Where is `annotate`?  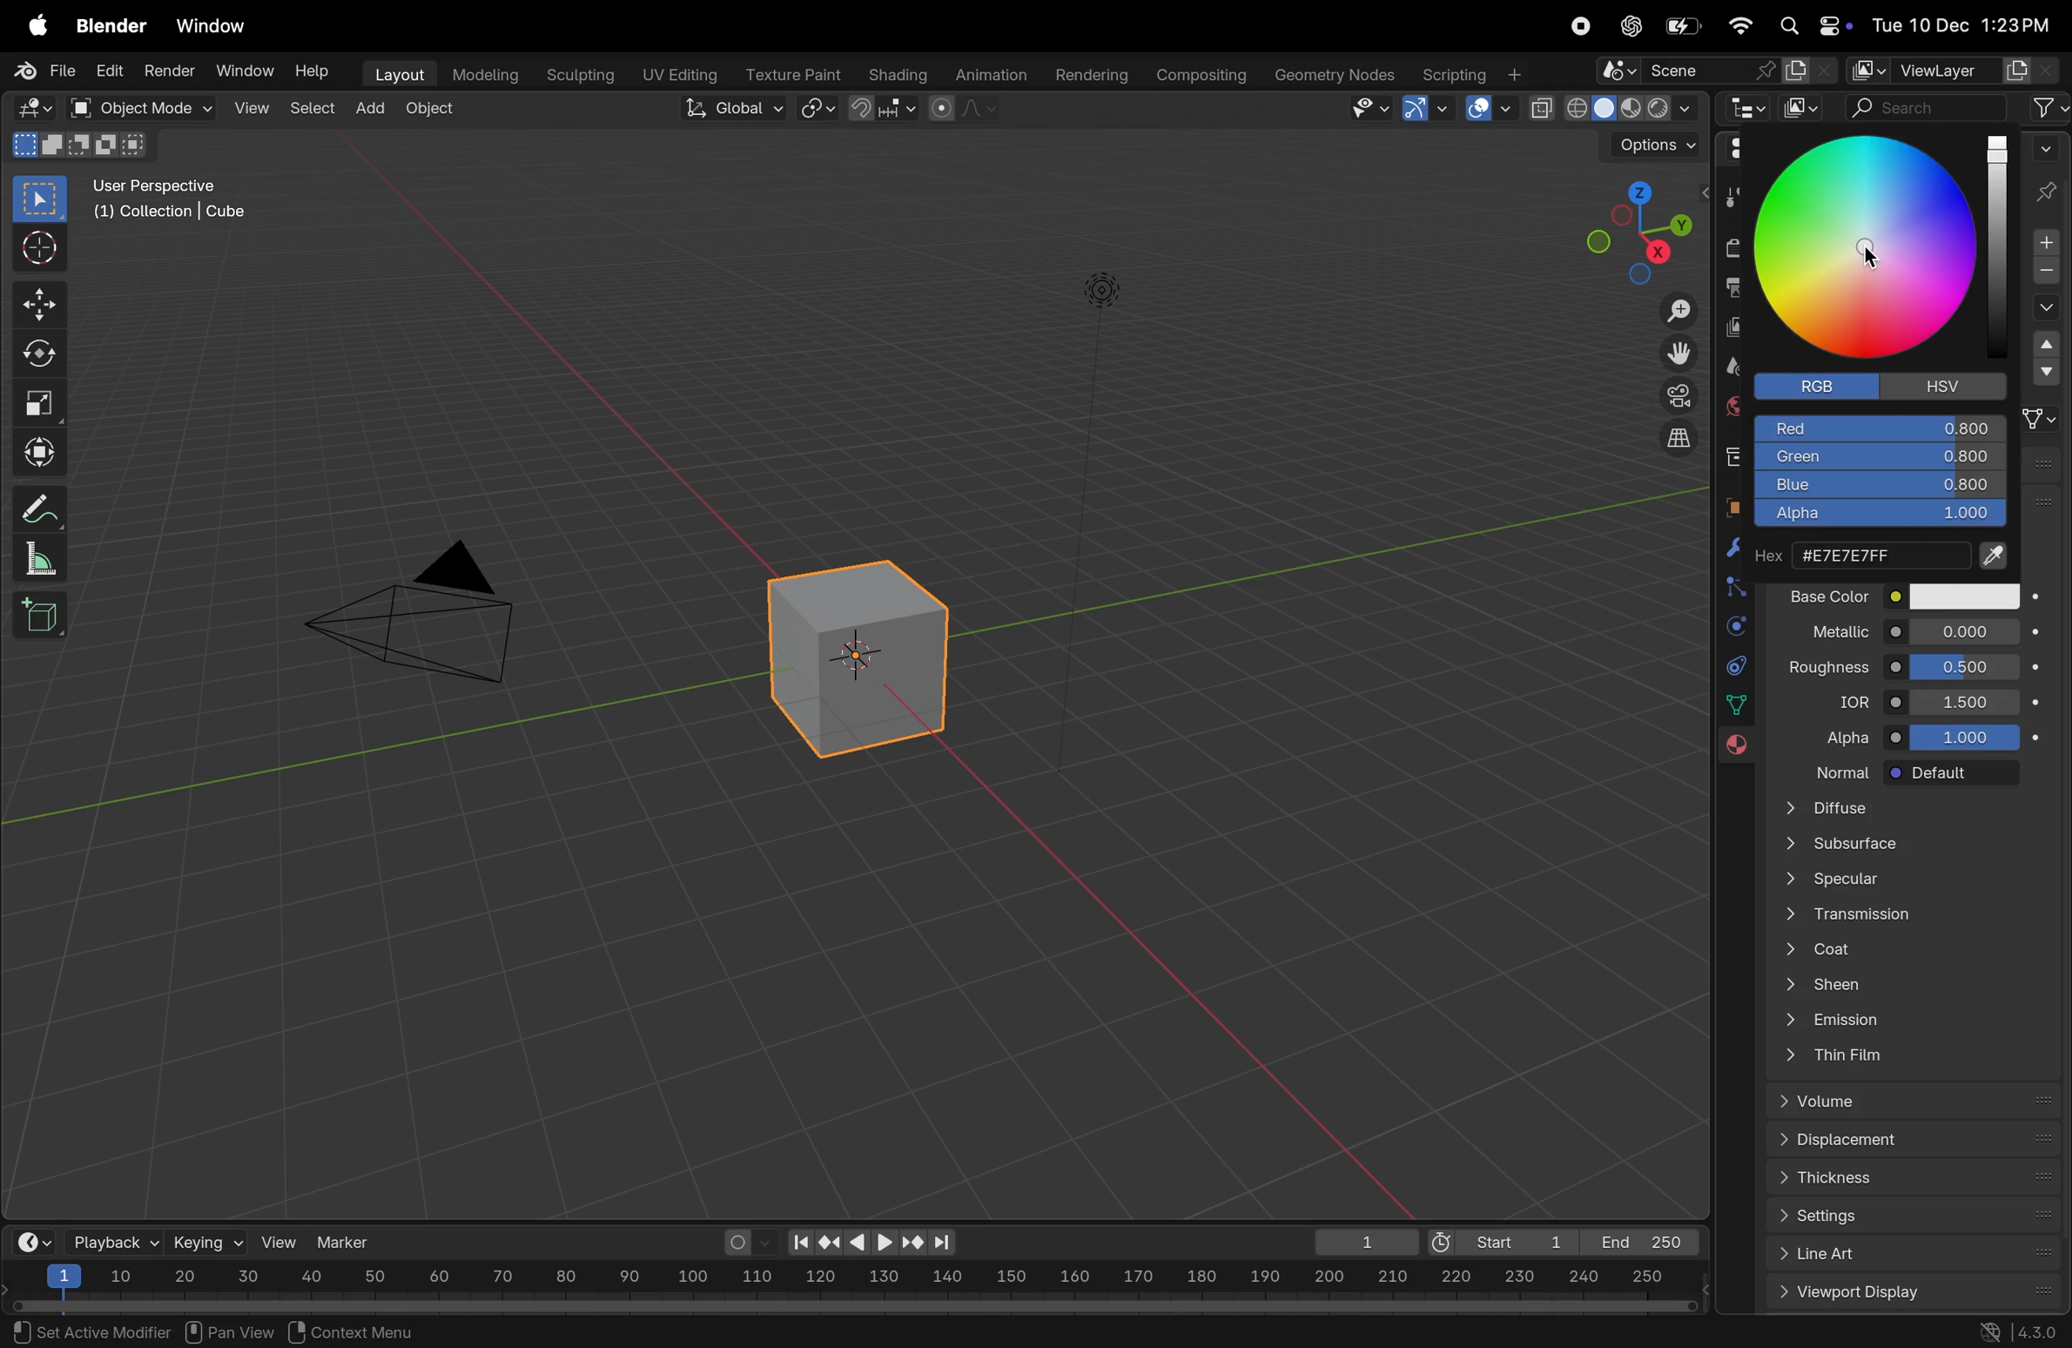
annotate is located at coordinates (34, 508).